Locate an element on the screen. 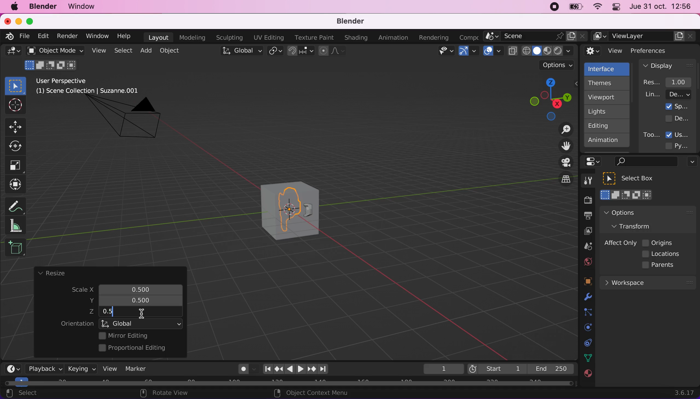 This screenshot has width=700, height=399. zoom in/out the view is located at coordinates (563, 129).